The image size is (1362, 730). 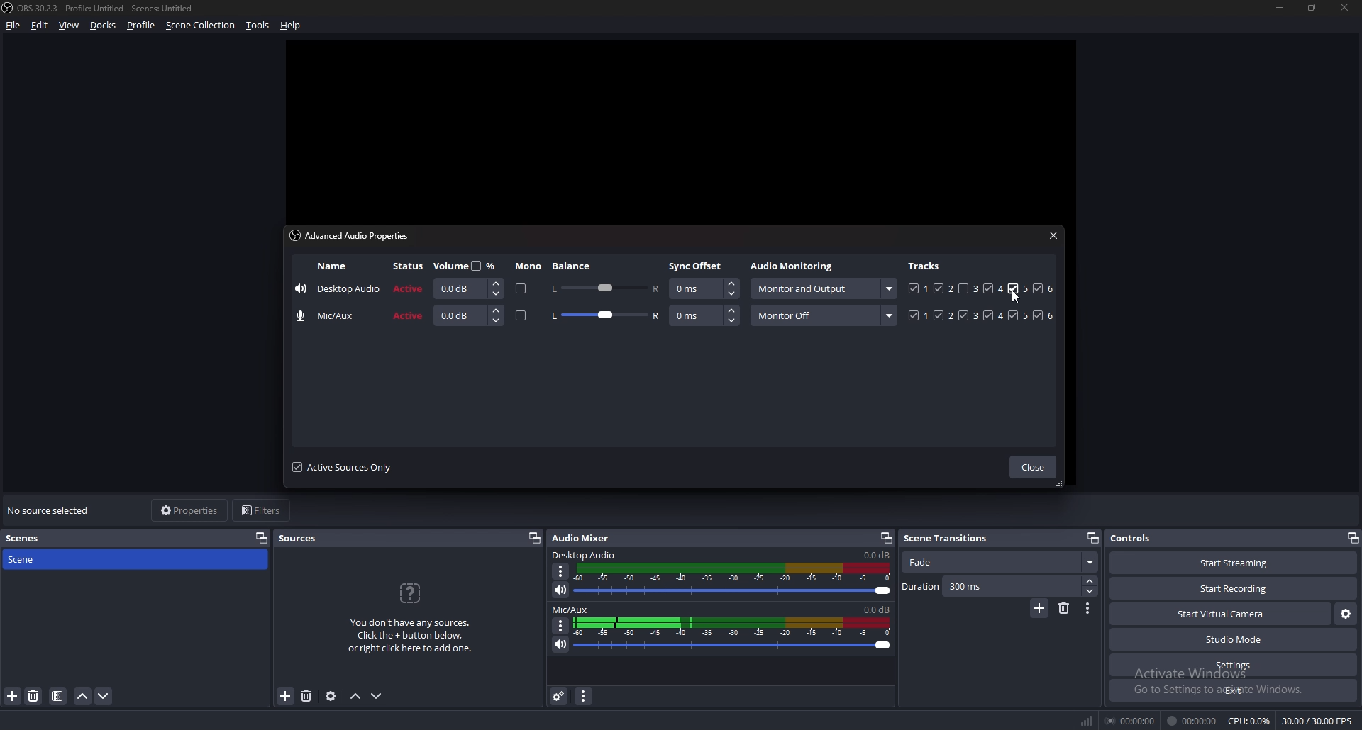 What do you see at coordinates (377, 696) in the screenshot?
I see `move sources down` at bounding box center [377, 696].